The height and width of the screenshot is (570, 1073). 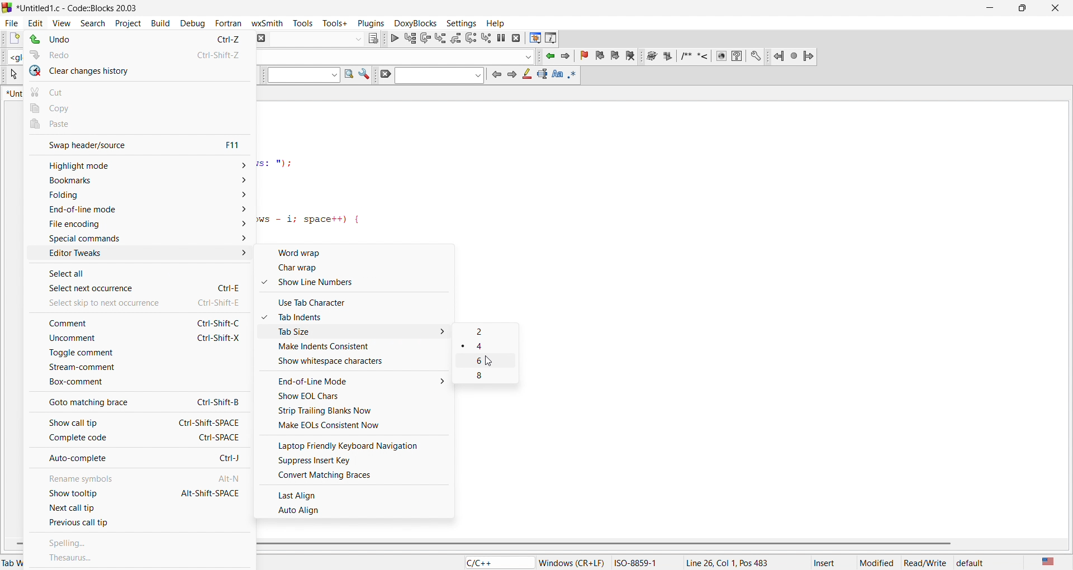 I want to click on tab indents, so click(x=360, y=317).